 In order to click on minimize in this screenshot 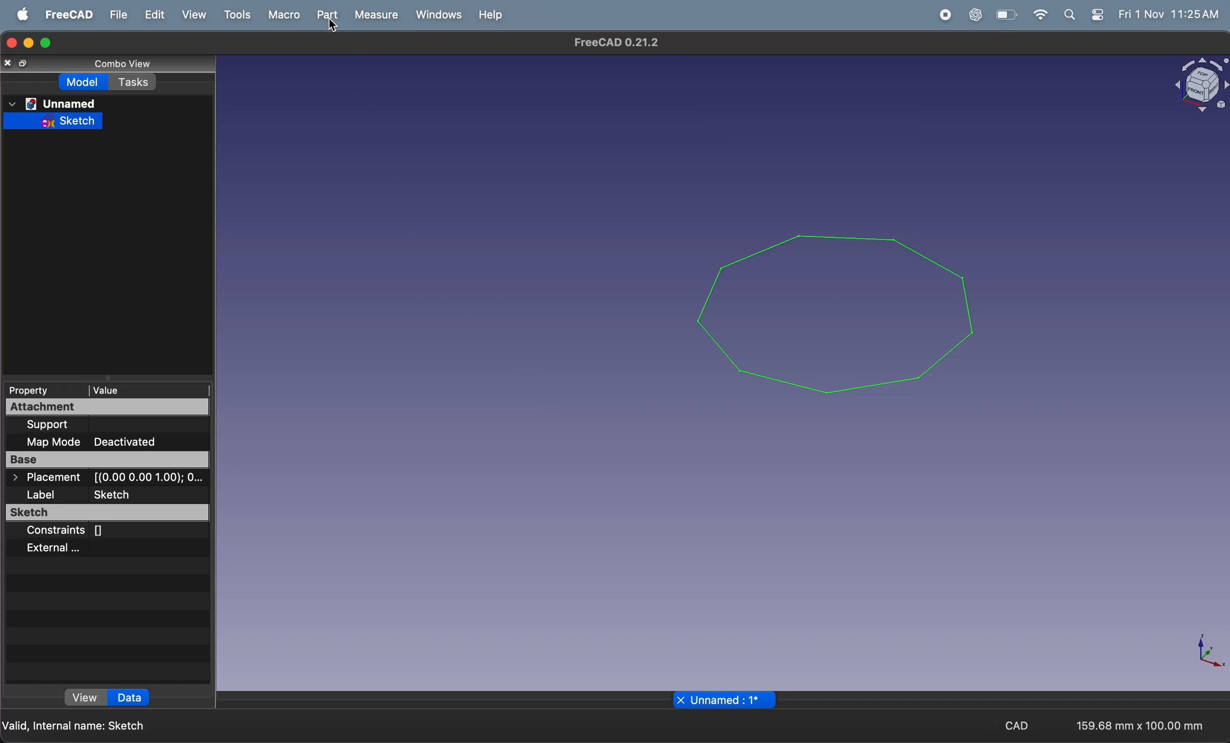, I will do `click(29, 43)`.